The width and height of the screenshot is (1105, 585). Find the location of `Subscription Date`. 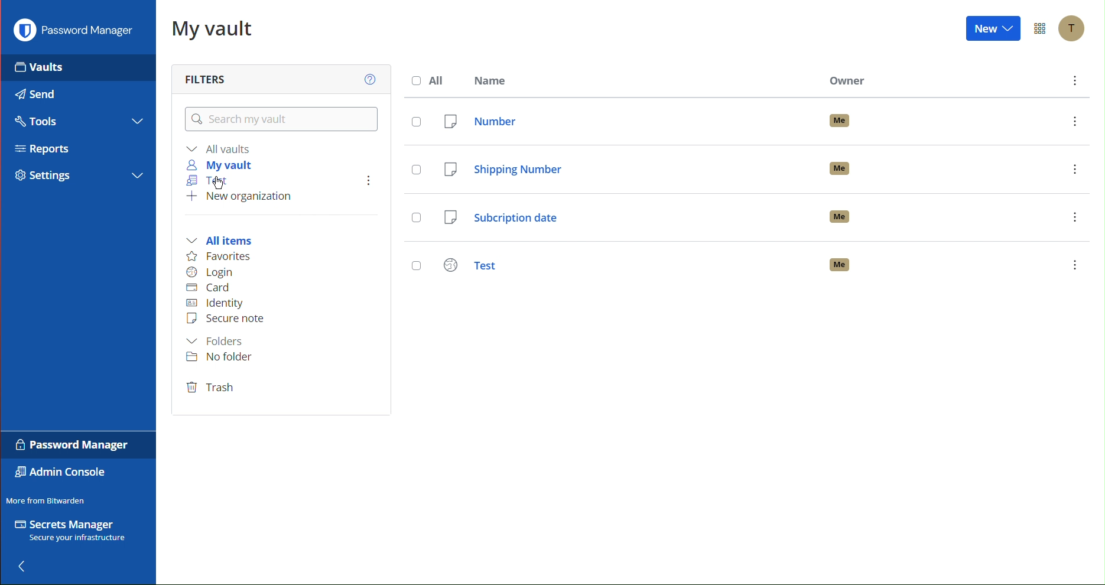

Subscription Date is located at coordinates (761, 217).